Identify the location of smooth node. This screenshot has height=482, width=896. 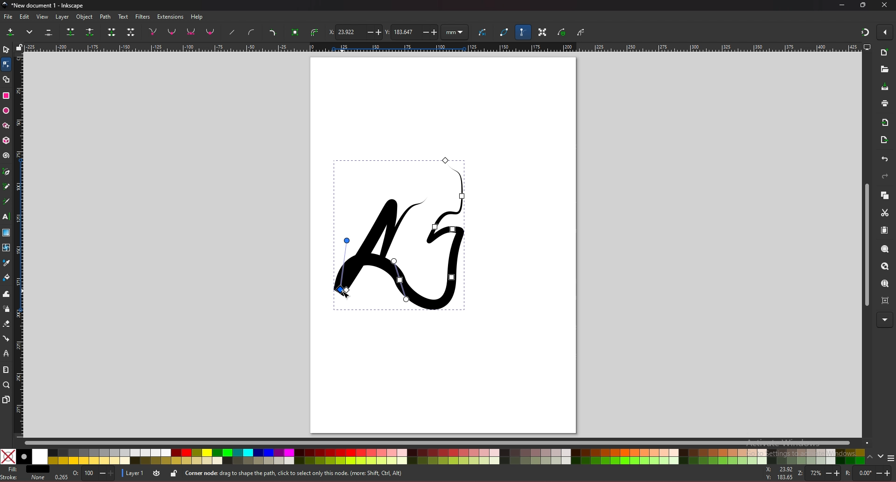
(172, 31).